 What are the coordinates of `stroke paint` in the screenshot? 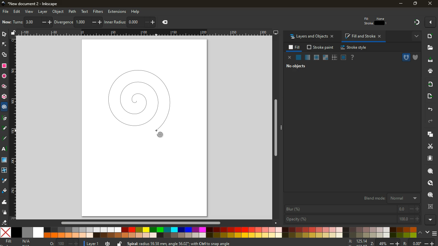 It's located at (321, 47).